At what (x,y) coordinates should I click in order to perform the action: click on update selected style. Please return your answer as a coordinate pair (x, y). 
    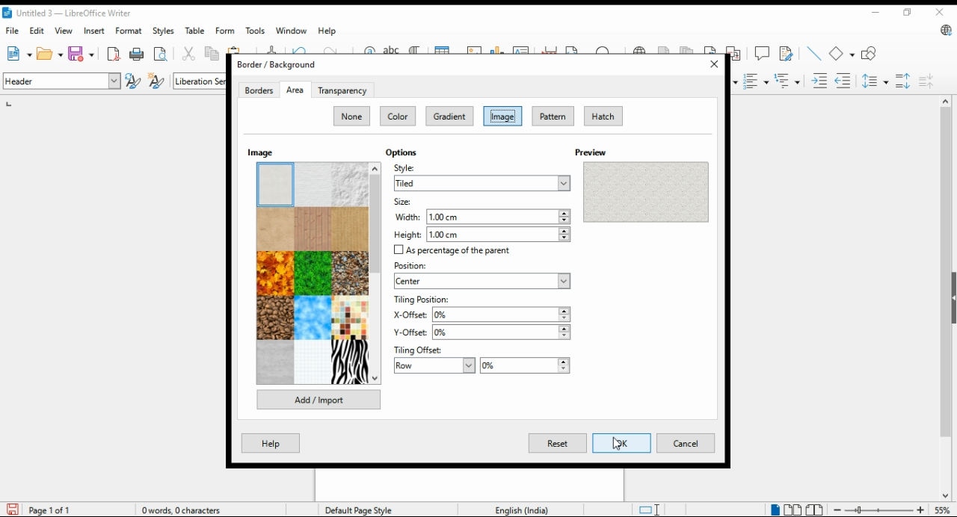
    Looking at the image, I should click on (134, 81).